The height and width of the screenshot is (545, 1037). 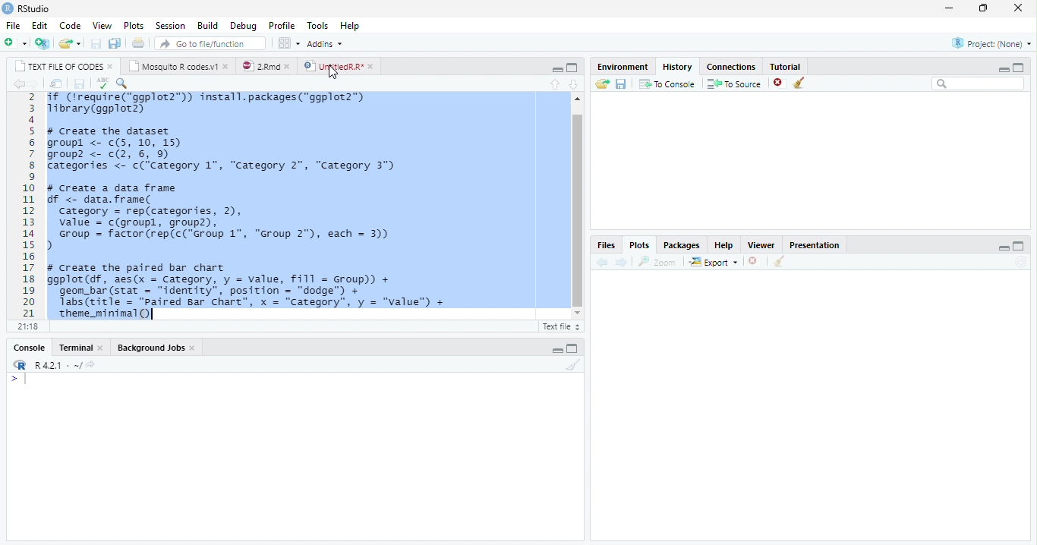 I want to click on go to next section, so click(x=575, y=84).